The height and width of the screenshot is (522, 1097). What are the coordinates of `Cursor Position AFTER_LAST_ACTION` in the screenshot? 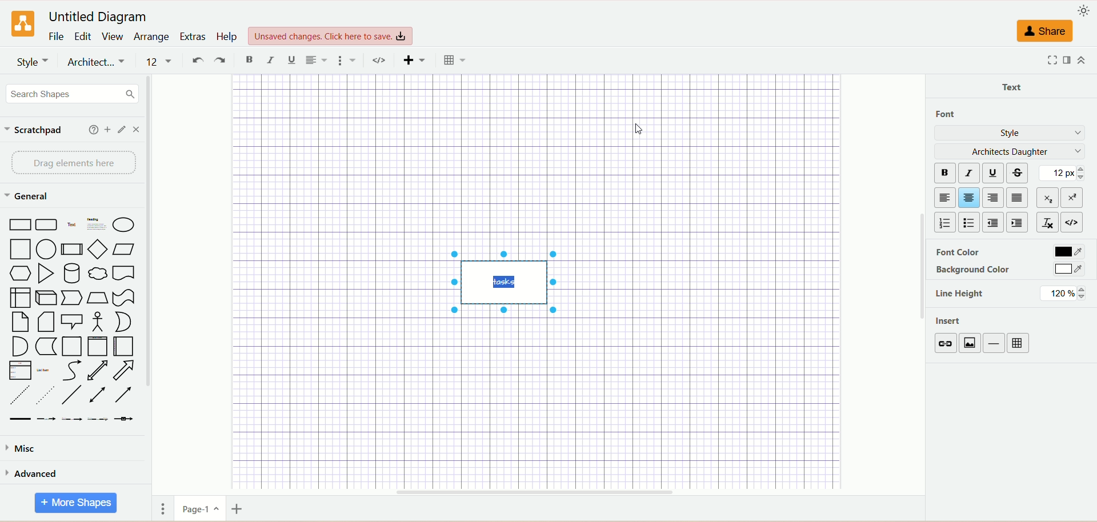 It's located at (642, 129).